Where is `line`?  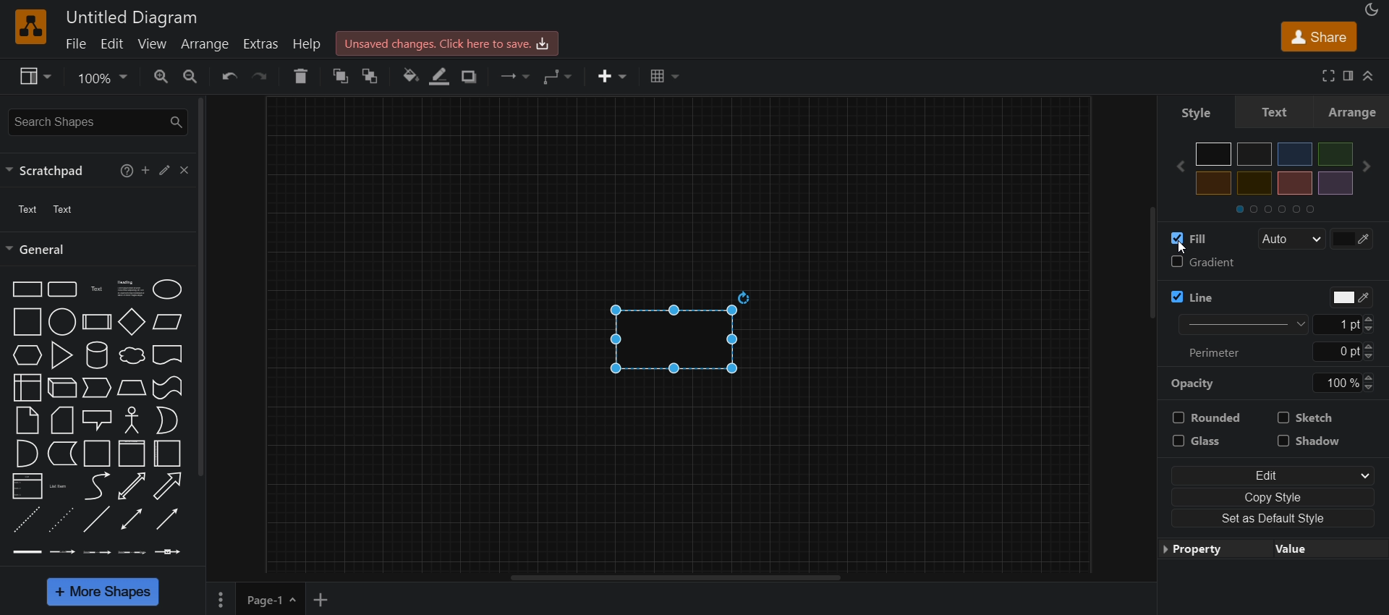 line is located at coordinates (97, 520).